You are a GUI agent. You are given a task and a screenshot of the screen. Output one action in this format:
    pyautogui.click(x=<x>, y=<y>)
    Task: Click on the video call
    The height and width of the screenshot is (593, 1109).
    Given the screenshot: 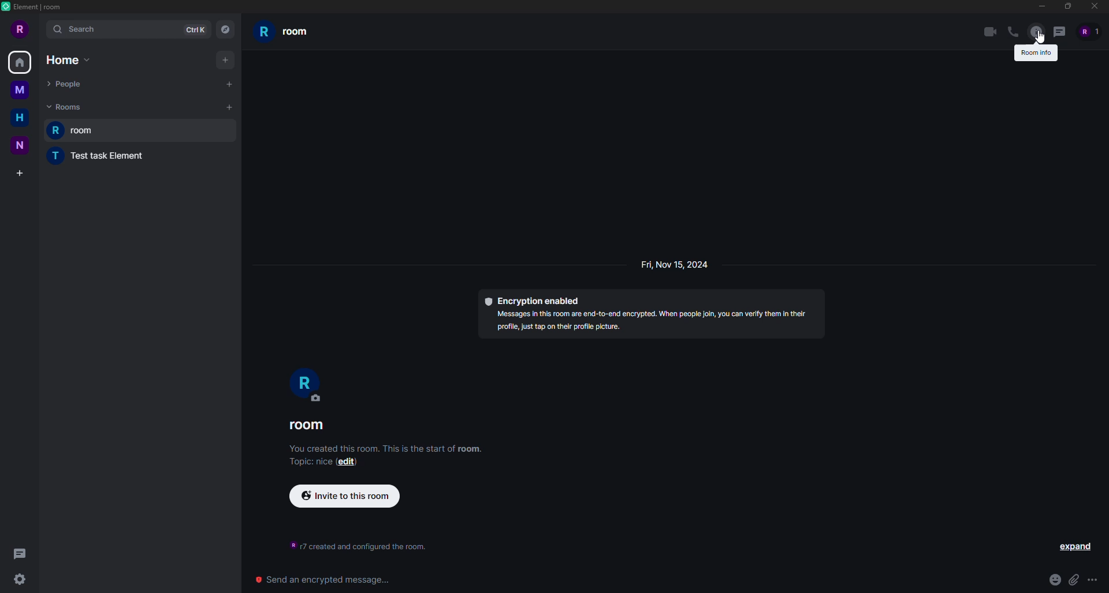 What is the action you would take?
    pyautogui.click(x=987, y=32)
    